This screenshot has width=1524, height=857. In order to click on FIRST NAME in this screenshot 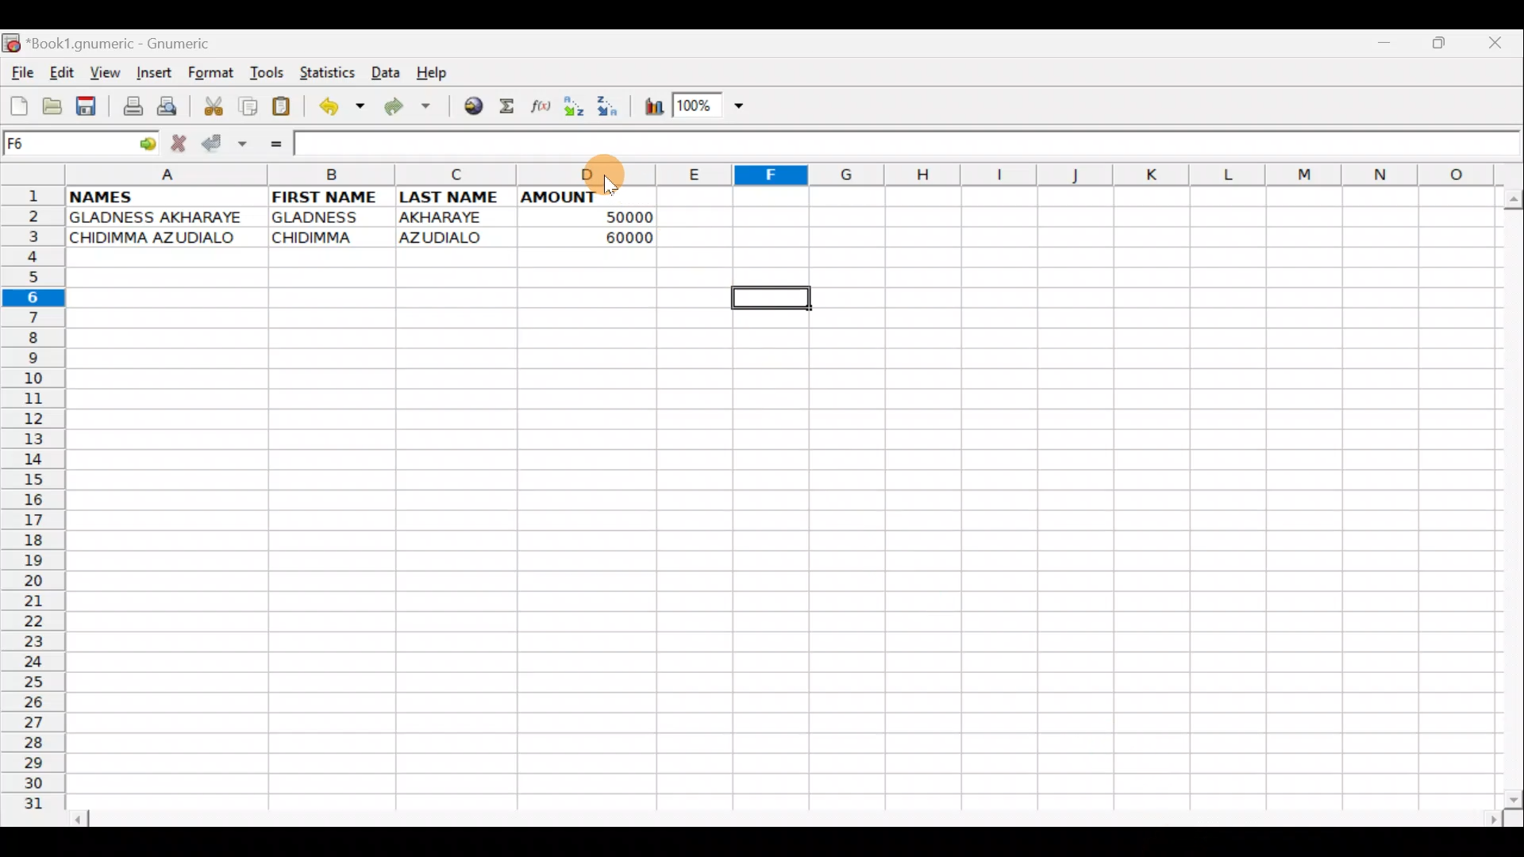, I will do `click(328, 197)`.